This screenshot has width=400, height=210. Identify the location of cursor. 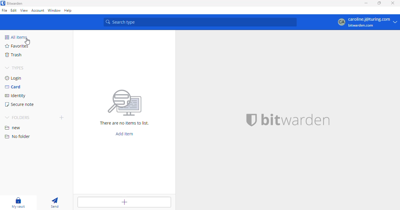
(28, 41).